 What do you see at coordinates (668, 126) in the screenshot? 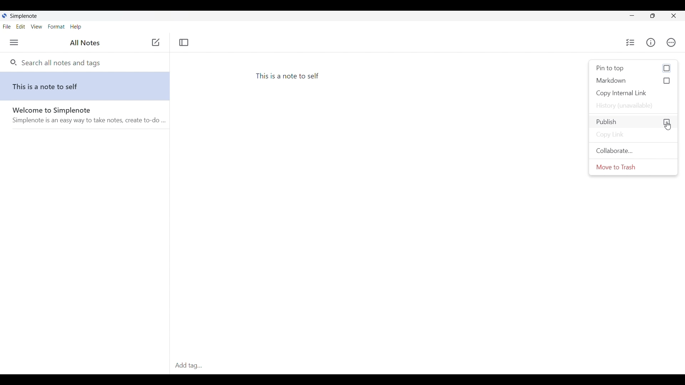
I see `Cursor` at bounding box center [668, 126].